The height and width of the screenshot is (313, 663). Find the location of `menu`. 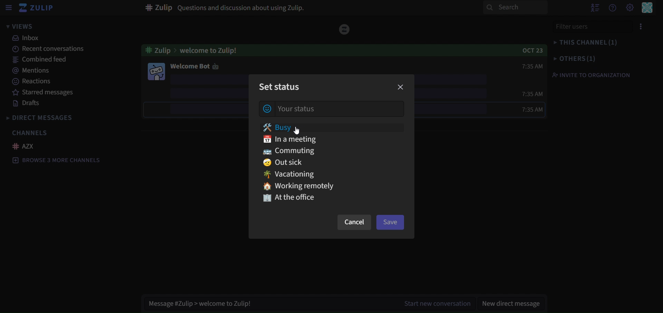

menu is located at coordinates (642, 25).